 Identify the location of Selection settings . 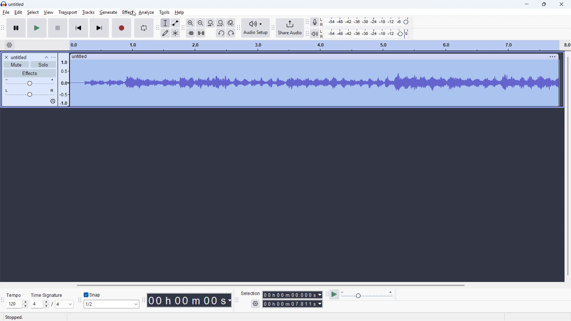
(255, 304).